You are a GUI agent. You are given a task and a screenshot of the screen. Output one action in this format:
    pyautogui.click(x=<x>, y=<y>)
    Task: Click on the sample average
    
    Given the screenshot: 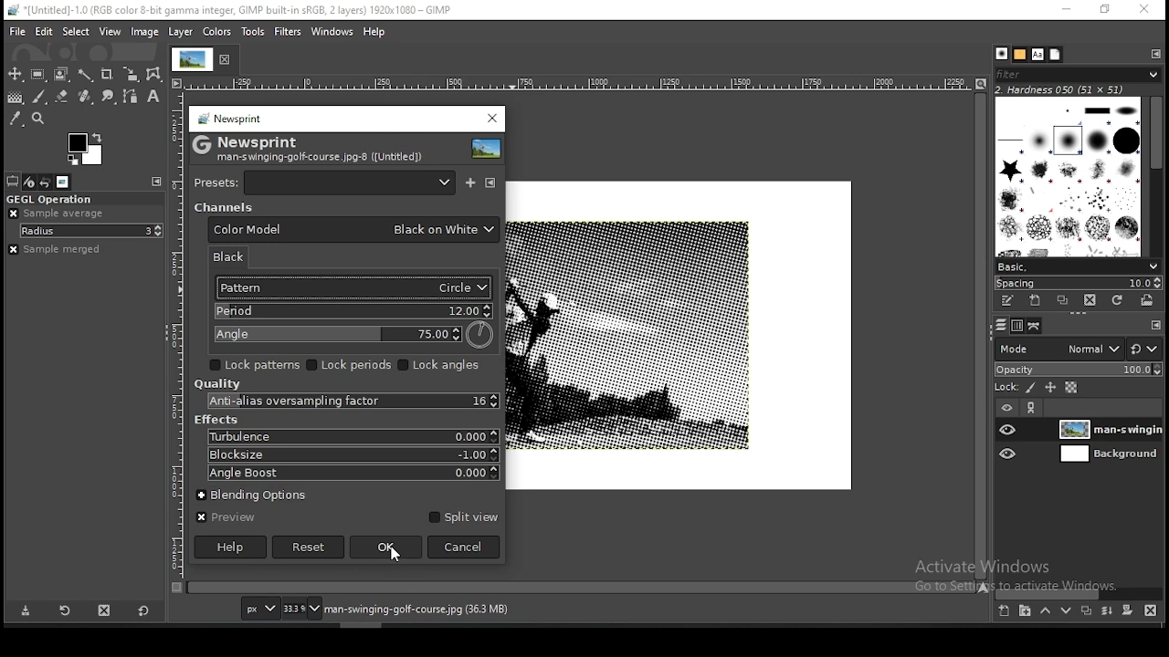 What is the action you would take?
    pyautogui.click(x=59, y=214)
    